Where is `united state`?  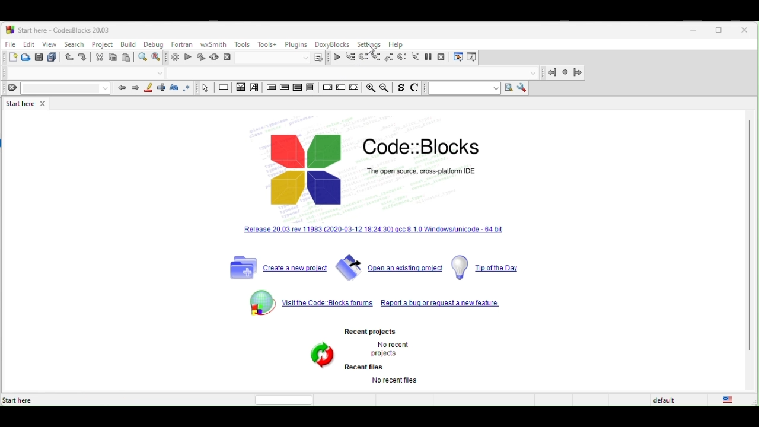
united state is located at coordinates (731, 400).